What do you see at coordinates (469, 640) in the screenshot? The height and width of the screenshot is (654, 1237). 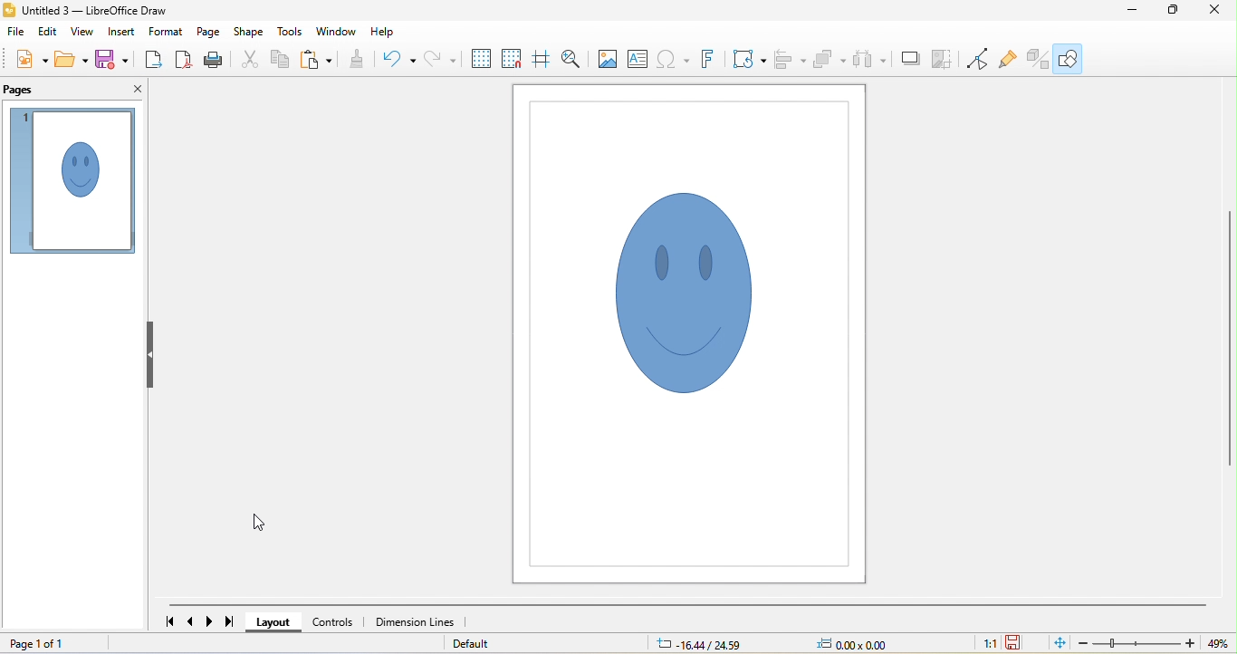 I see `default` at bounding box center [469, 640].